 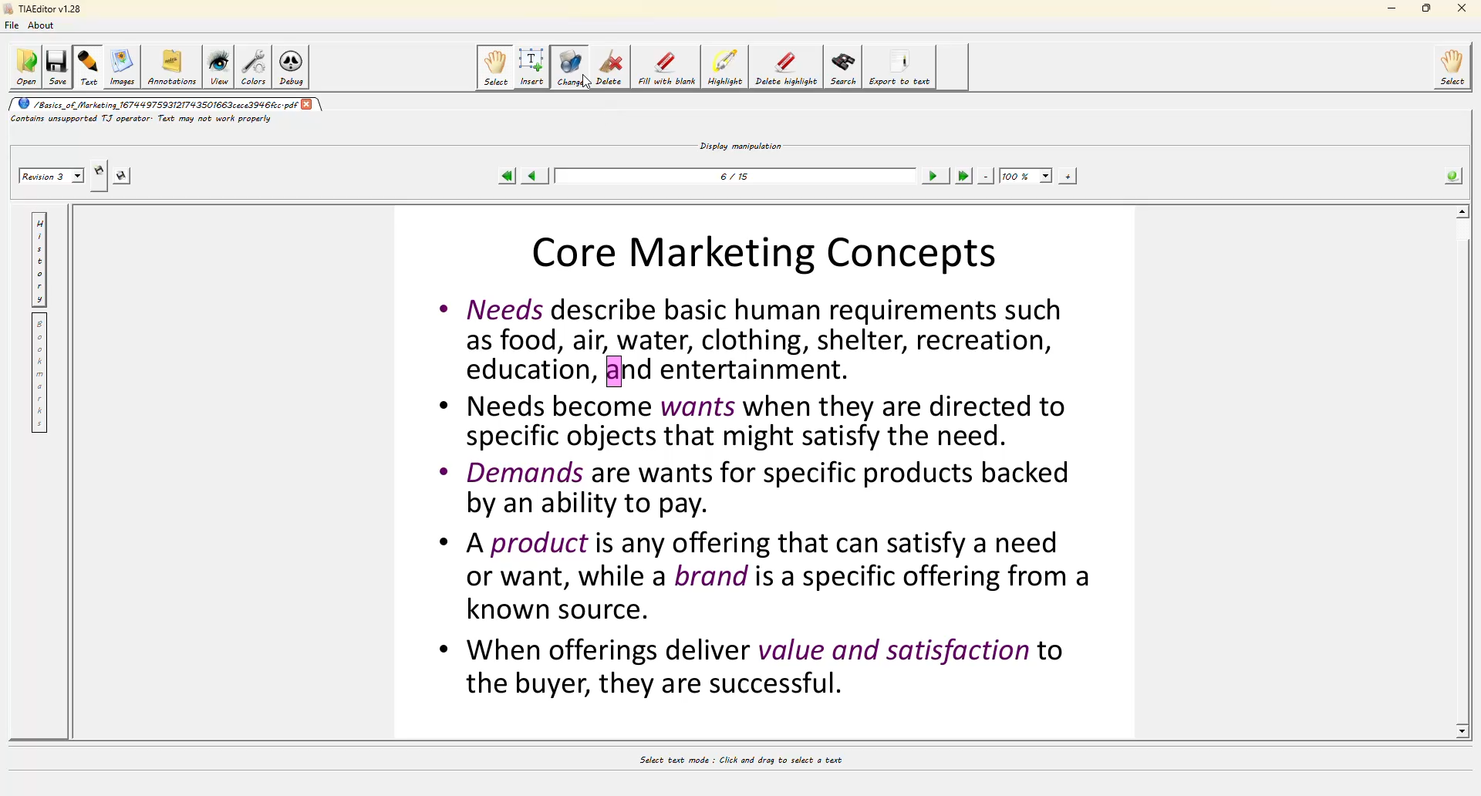 I want to click on save, so click(x=56, y=67).